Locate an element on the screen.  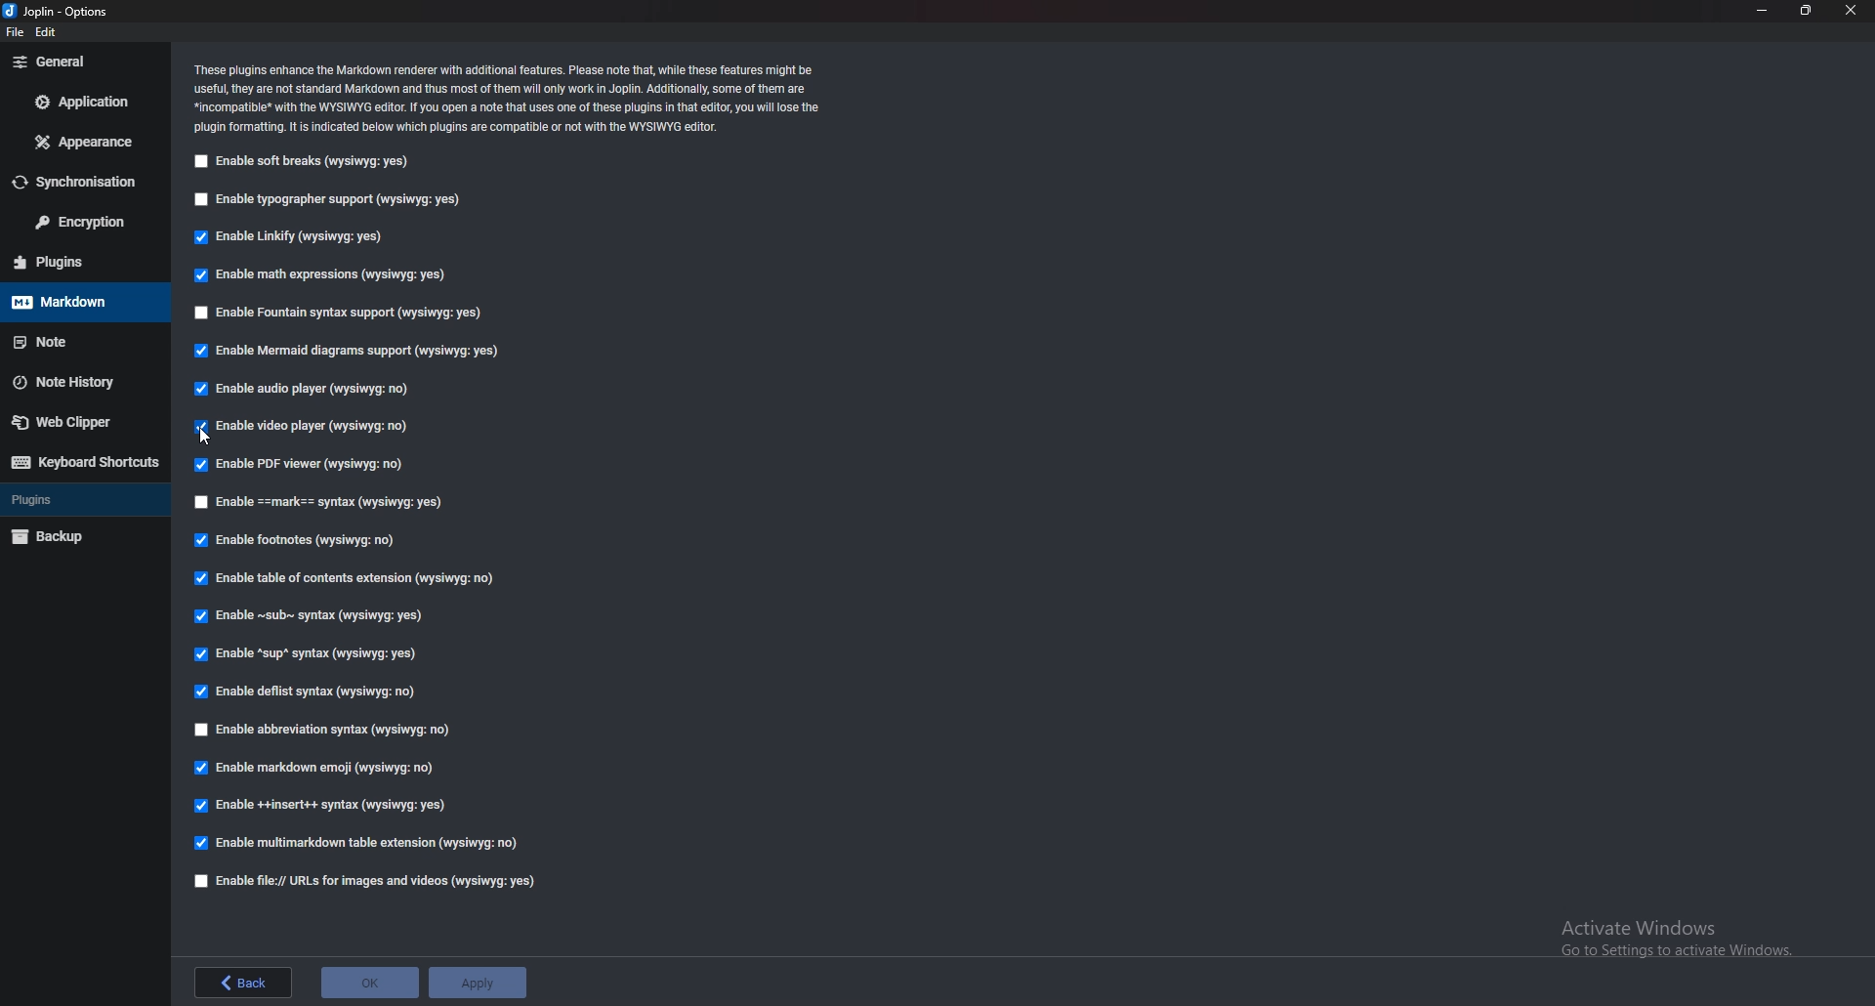
note is located at coordinates (73, 343).